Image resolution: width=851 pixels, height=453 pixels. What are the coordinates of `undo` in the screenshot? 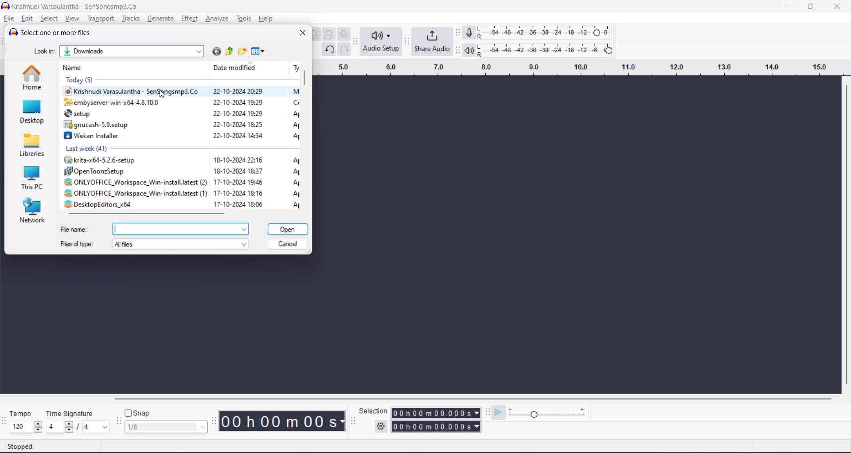 It's located at (330, 50).